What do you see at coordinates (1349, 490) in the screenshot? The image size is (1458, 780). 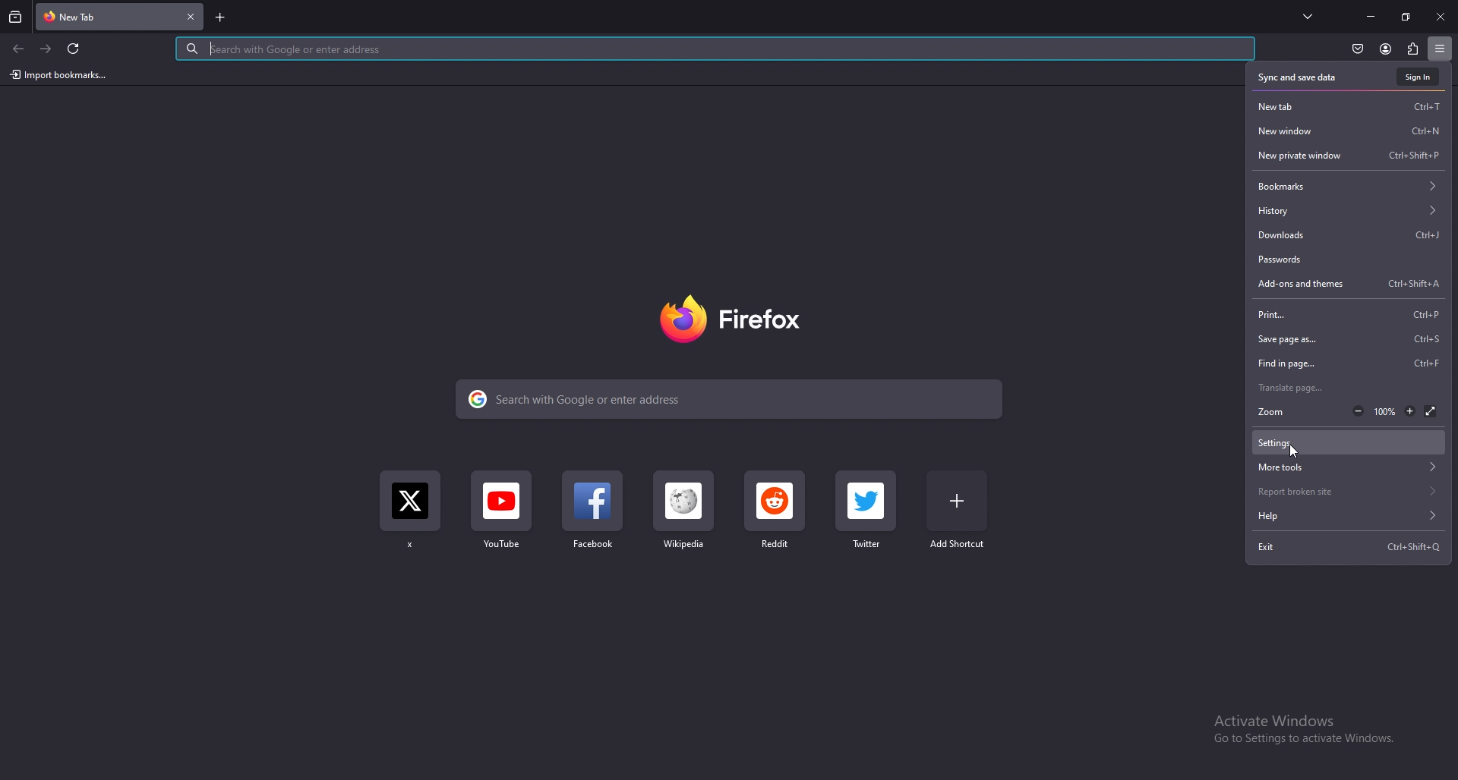 I see `report broken site` at bounding box center [1349, 490].